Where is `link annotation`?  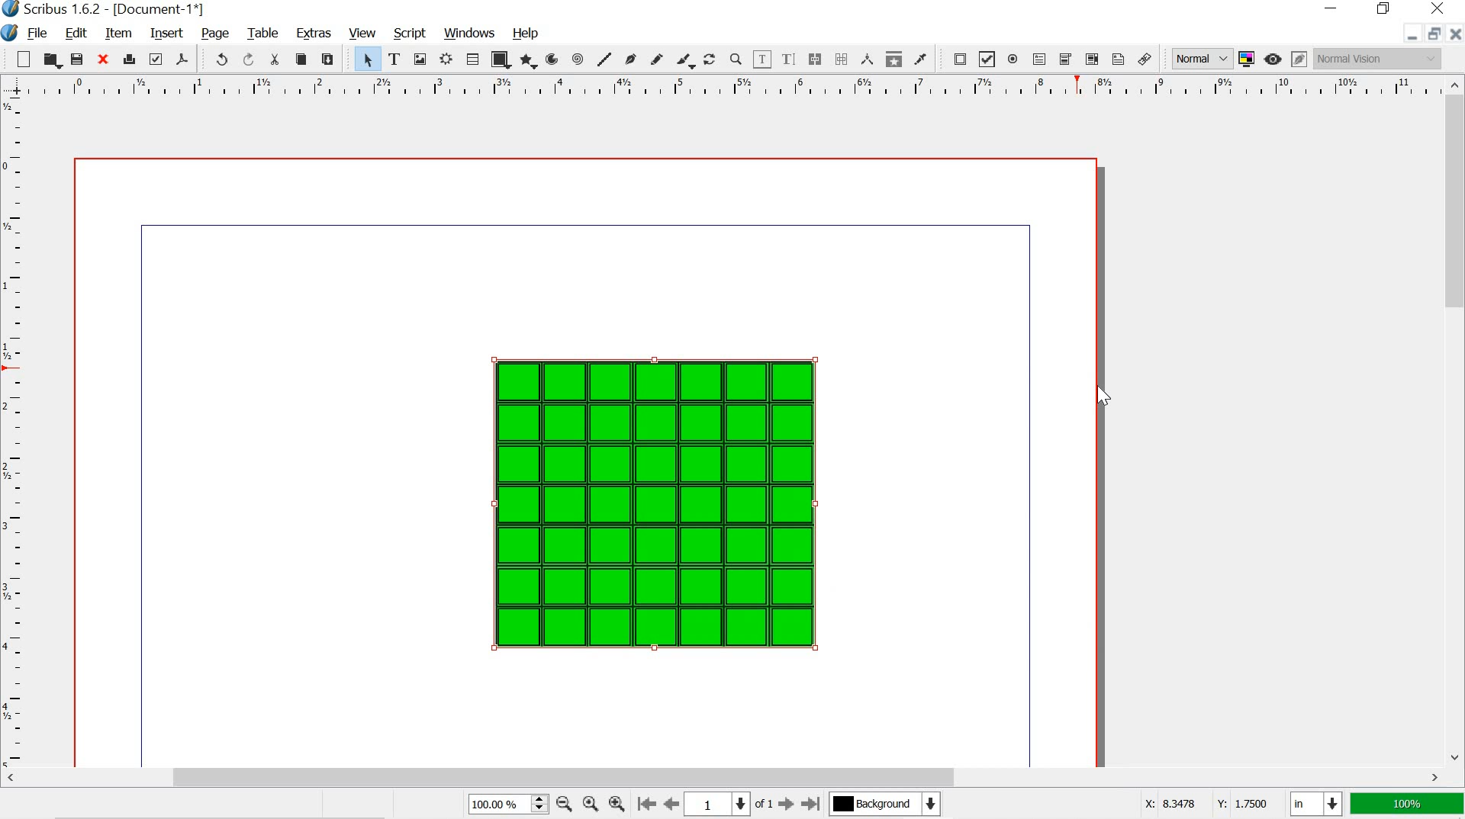
link annotation is located at coordinates (1144, 58).